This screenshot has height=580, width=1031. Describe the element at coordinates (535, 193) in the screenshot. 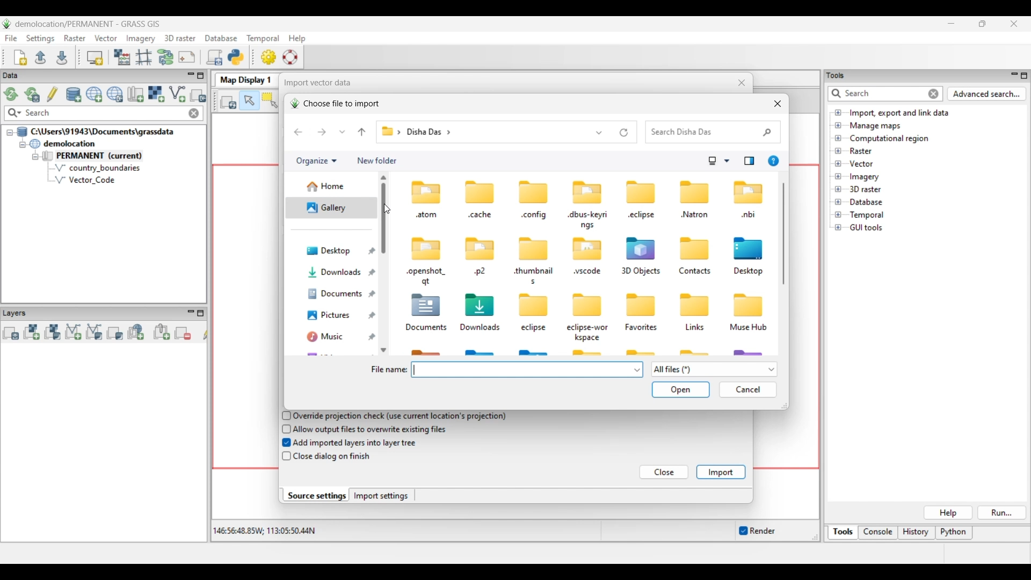

I see `icon` at that location.